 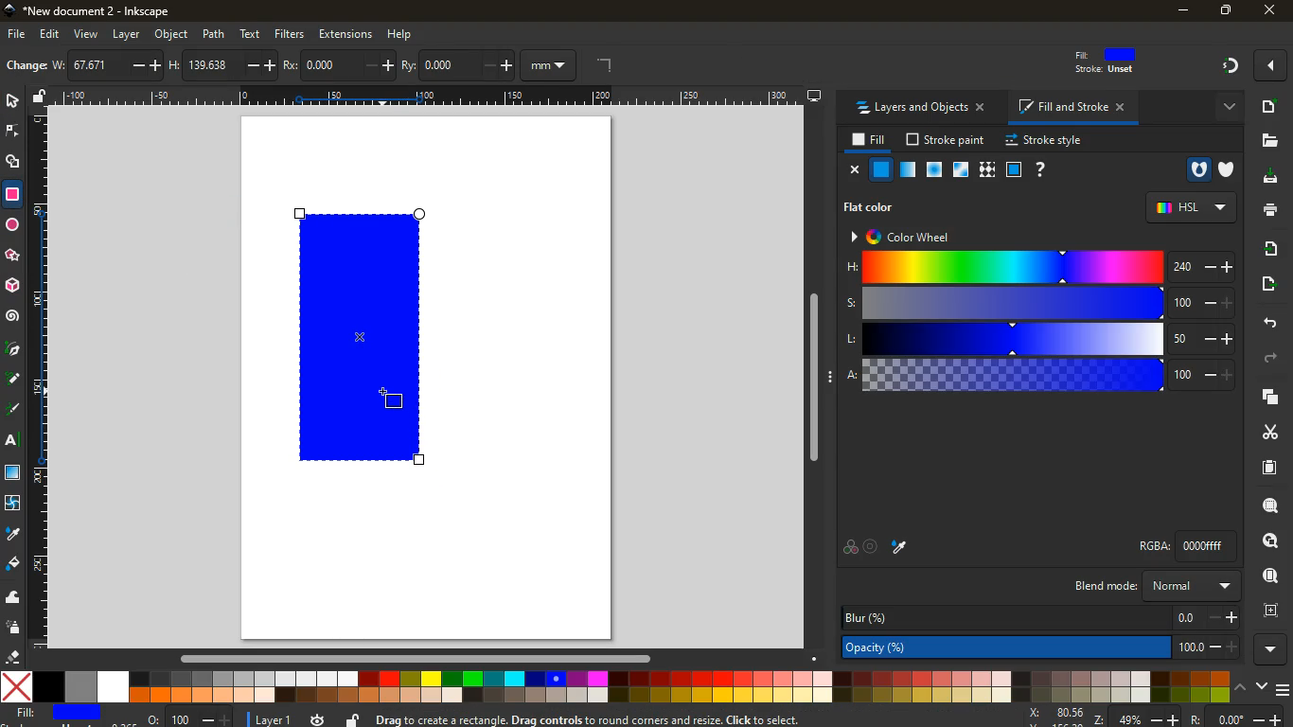 I want to click on find, so click(x=1269, y=576).